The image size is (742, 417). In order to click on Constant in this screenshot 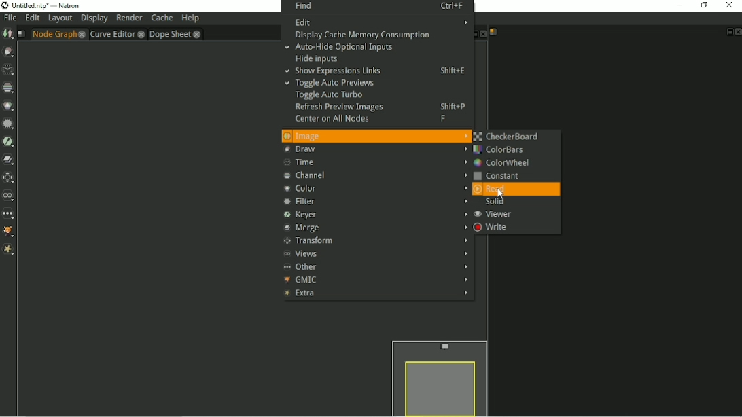, I will do `click(501, 176)`.